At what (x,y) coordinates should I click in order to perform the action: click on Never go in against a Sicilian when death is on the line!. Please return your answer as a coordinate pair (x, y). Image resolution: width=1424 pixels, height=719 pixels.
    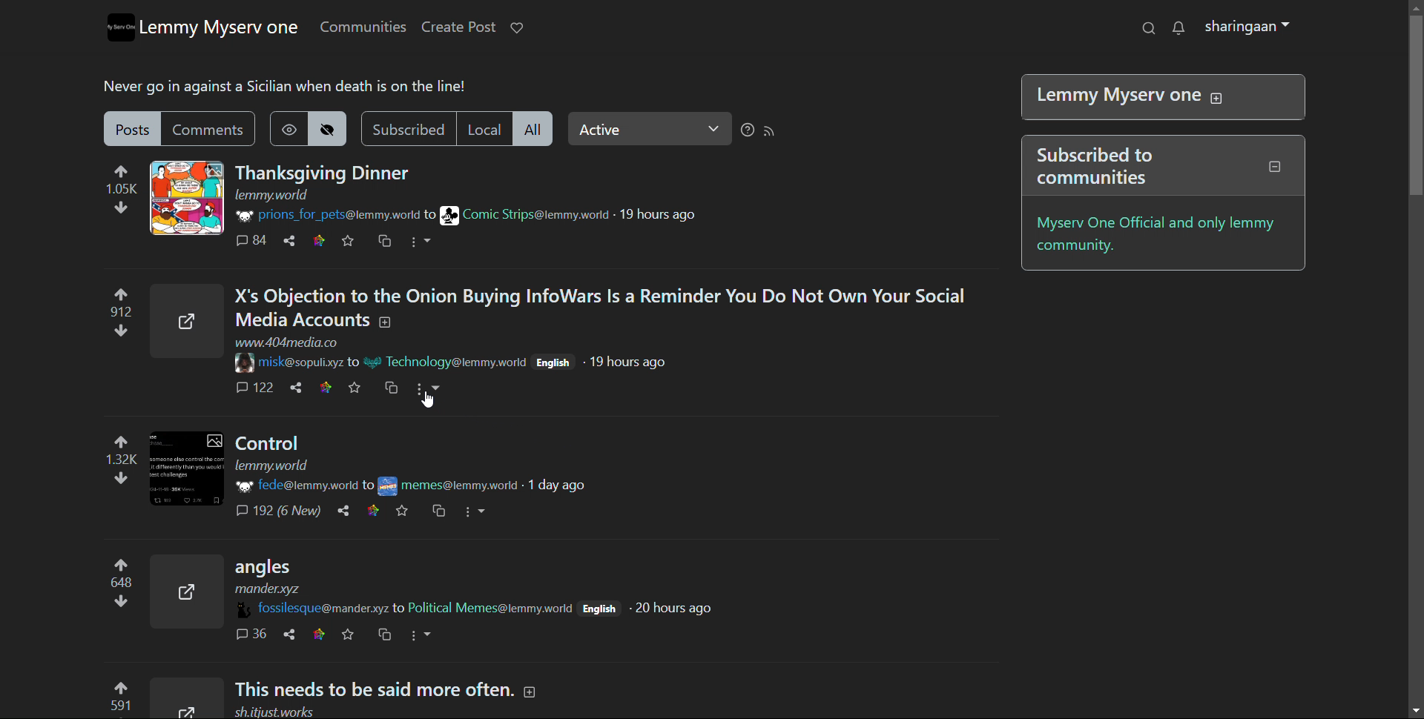
    Looking at the image, I should click on (289, 88).